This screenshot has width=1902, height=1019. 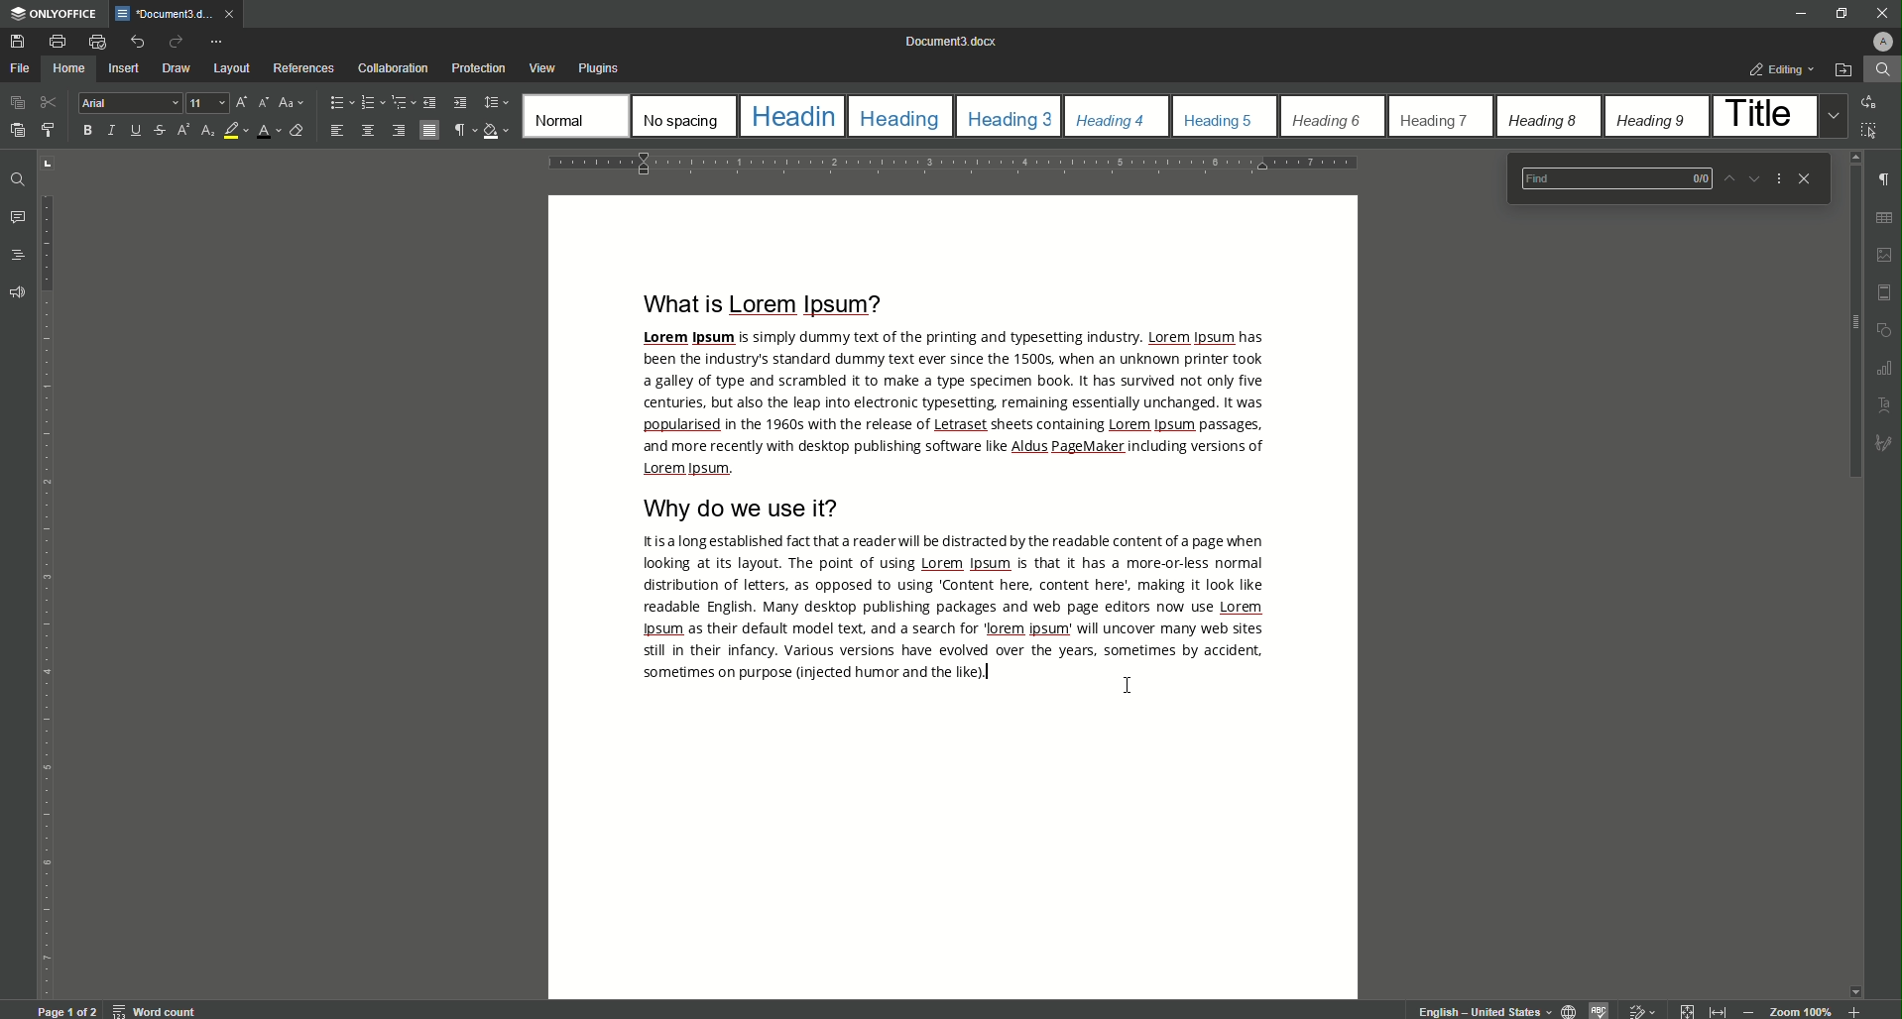 I want to click on Arial, so click(x=130, y=103).